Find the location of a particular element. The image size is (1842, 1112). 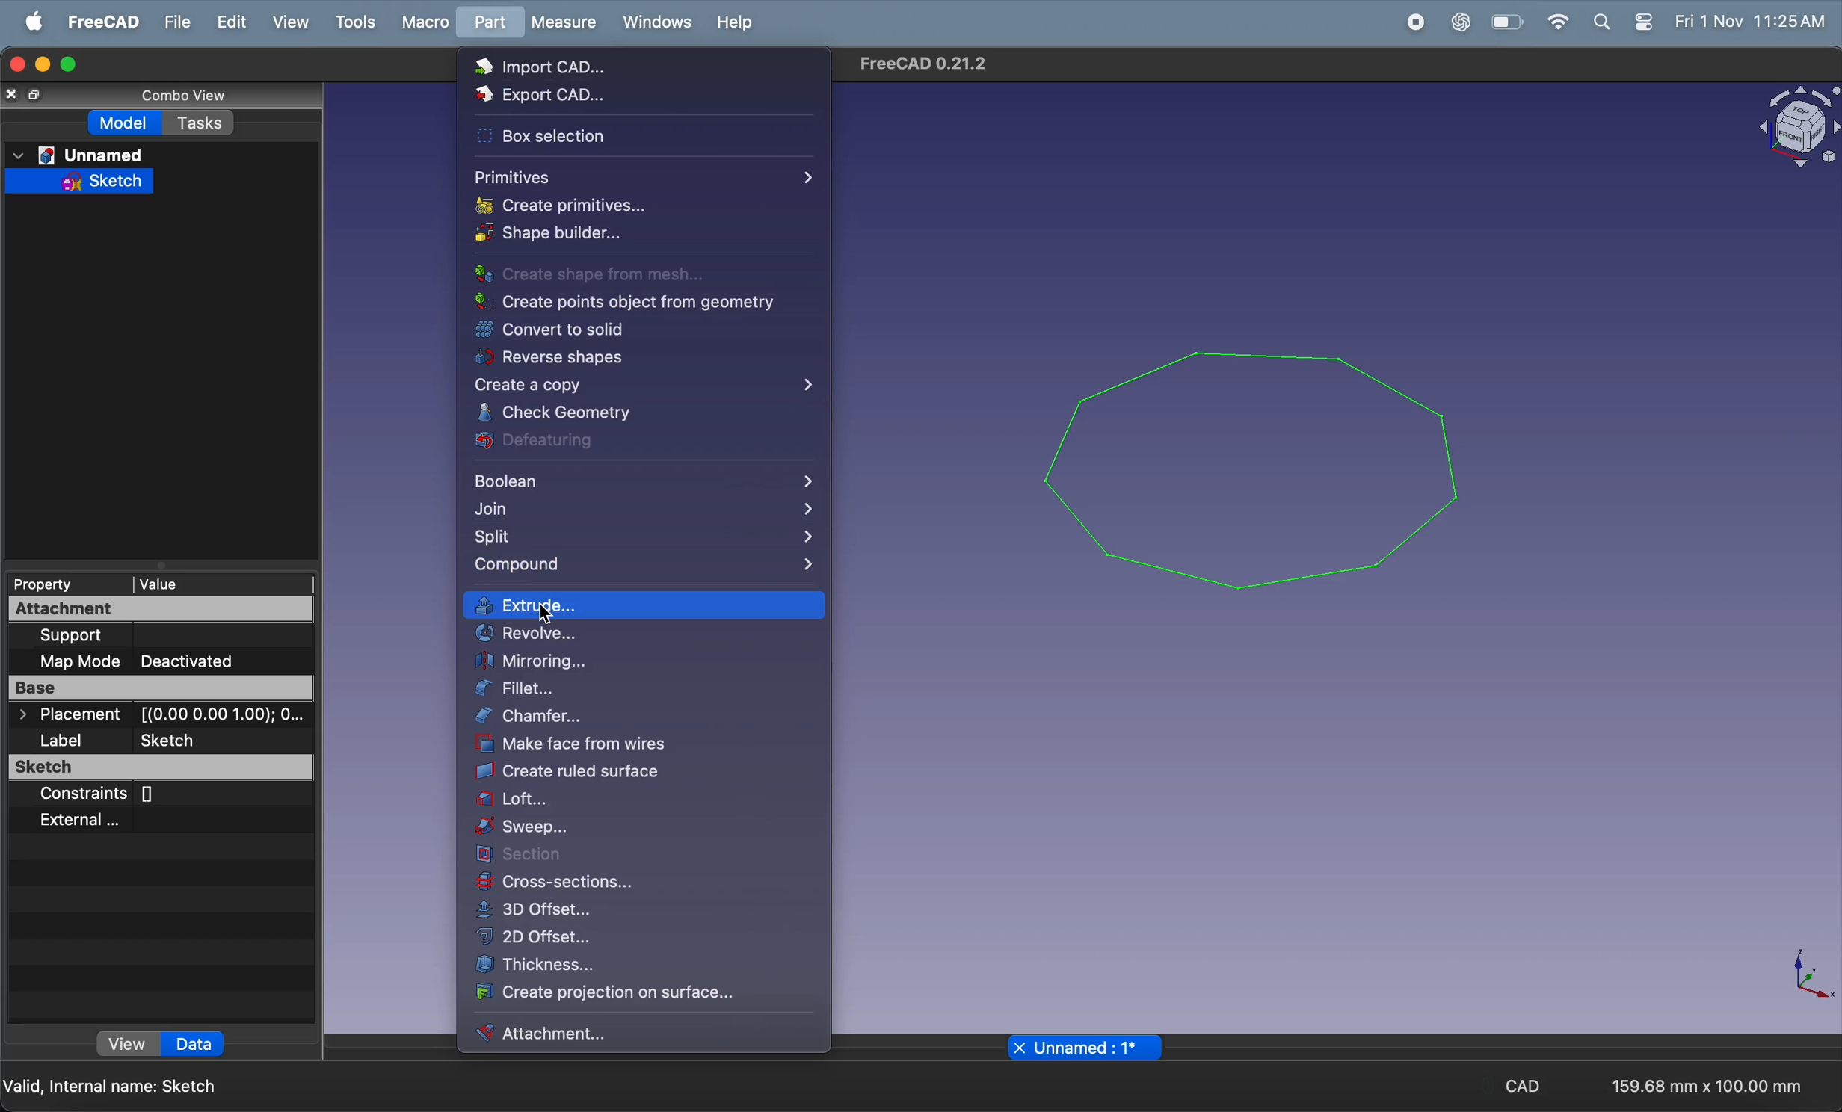

convert to soild is located at coordinates (619, 330).